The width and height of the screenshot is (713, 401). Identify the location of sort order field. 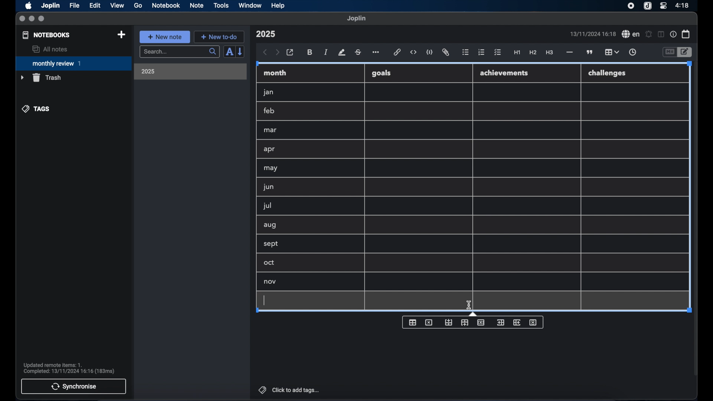
(229, 52).